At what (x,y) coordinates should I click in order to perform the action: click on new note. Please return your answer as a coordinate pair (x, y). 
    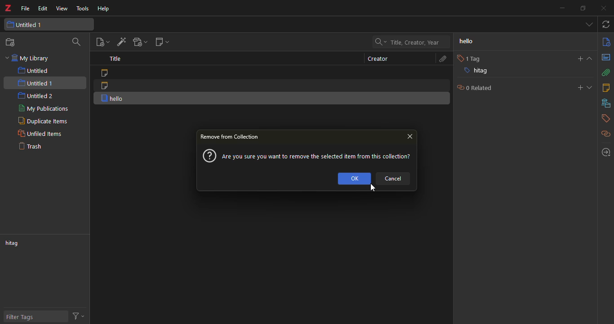
    Looking at the image, I should click on (161, 42).